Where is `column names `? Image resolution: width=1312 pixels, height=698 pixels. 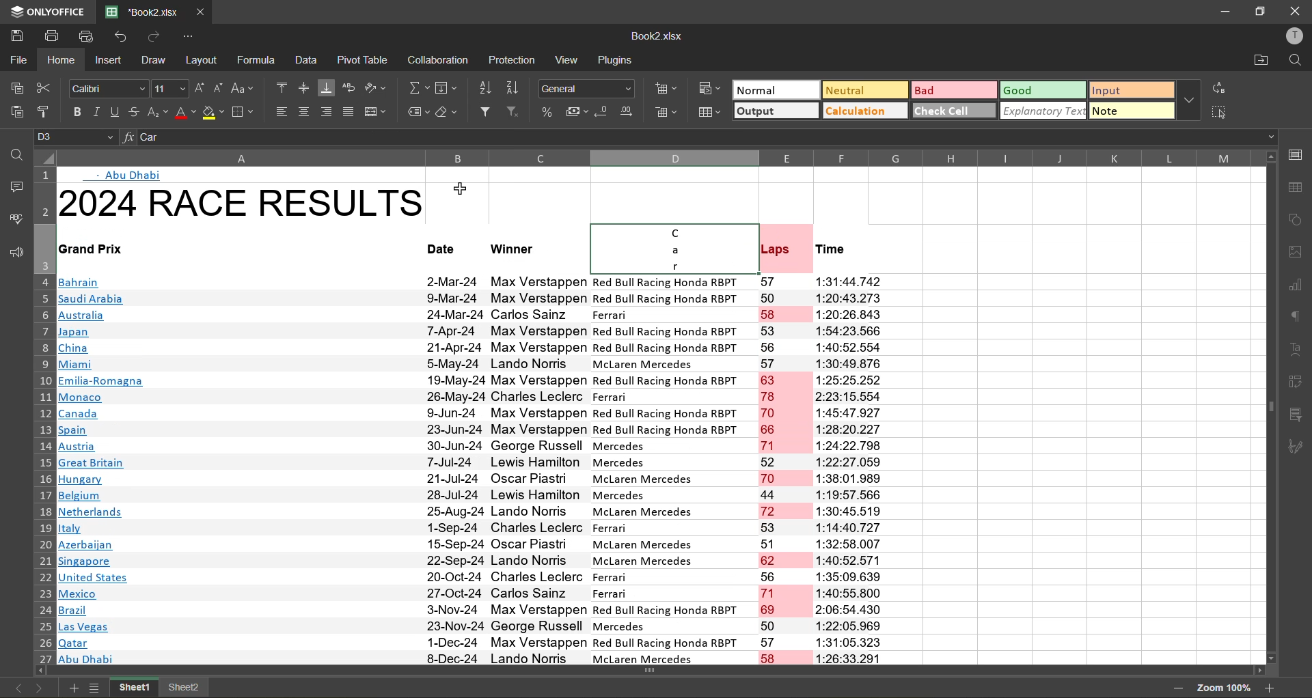
column names  is located at coordinates (656, 157).